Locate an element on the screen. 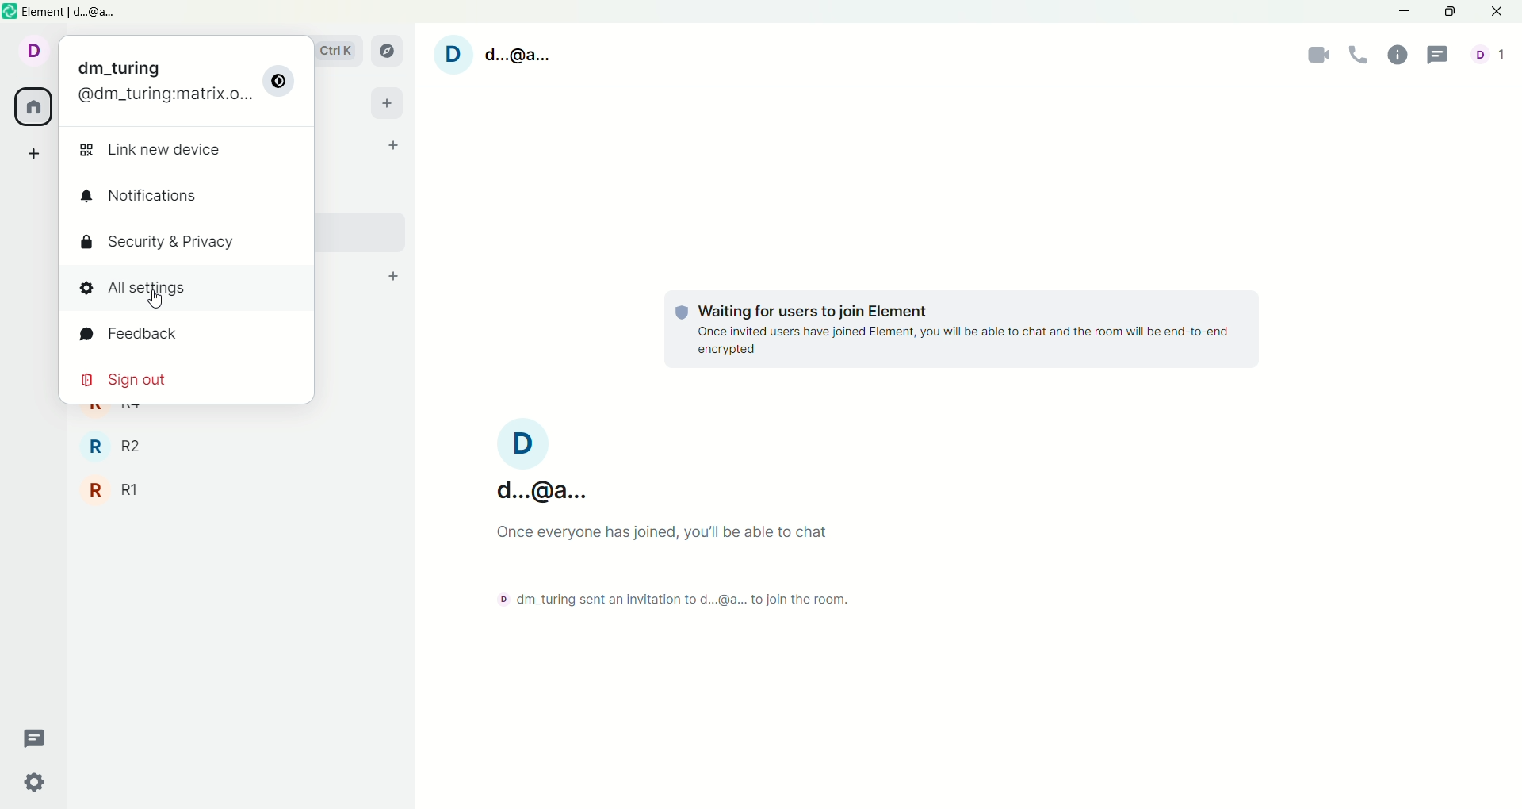 This screenshot has width=1522, height=809. Once everyone has joined, you'll be able to chat is located at coordinates (660, 531).